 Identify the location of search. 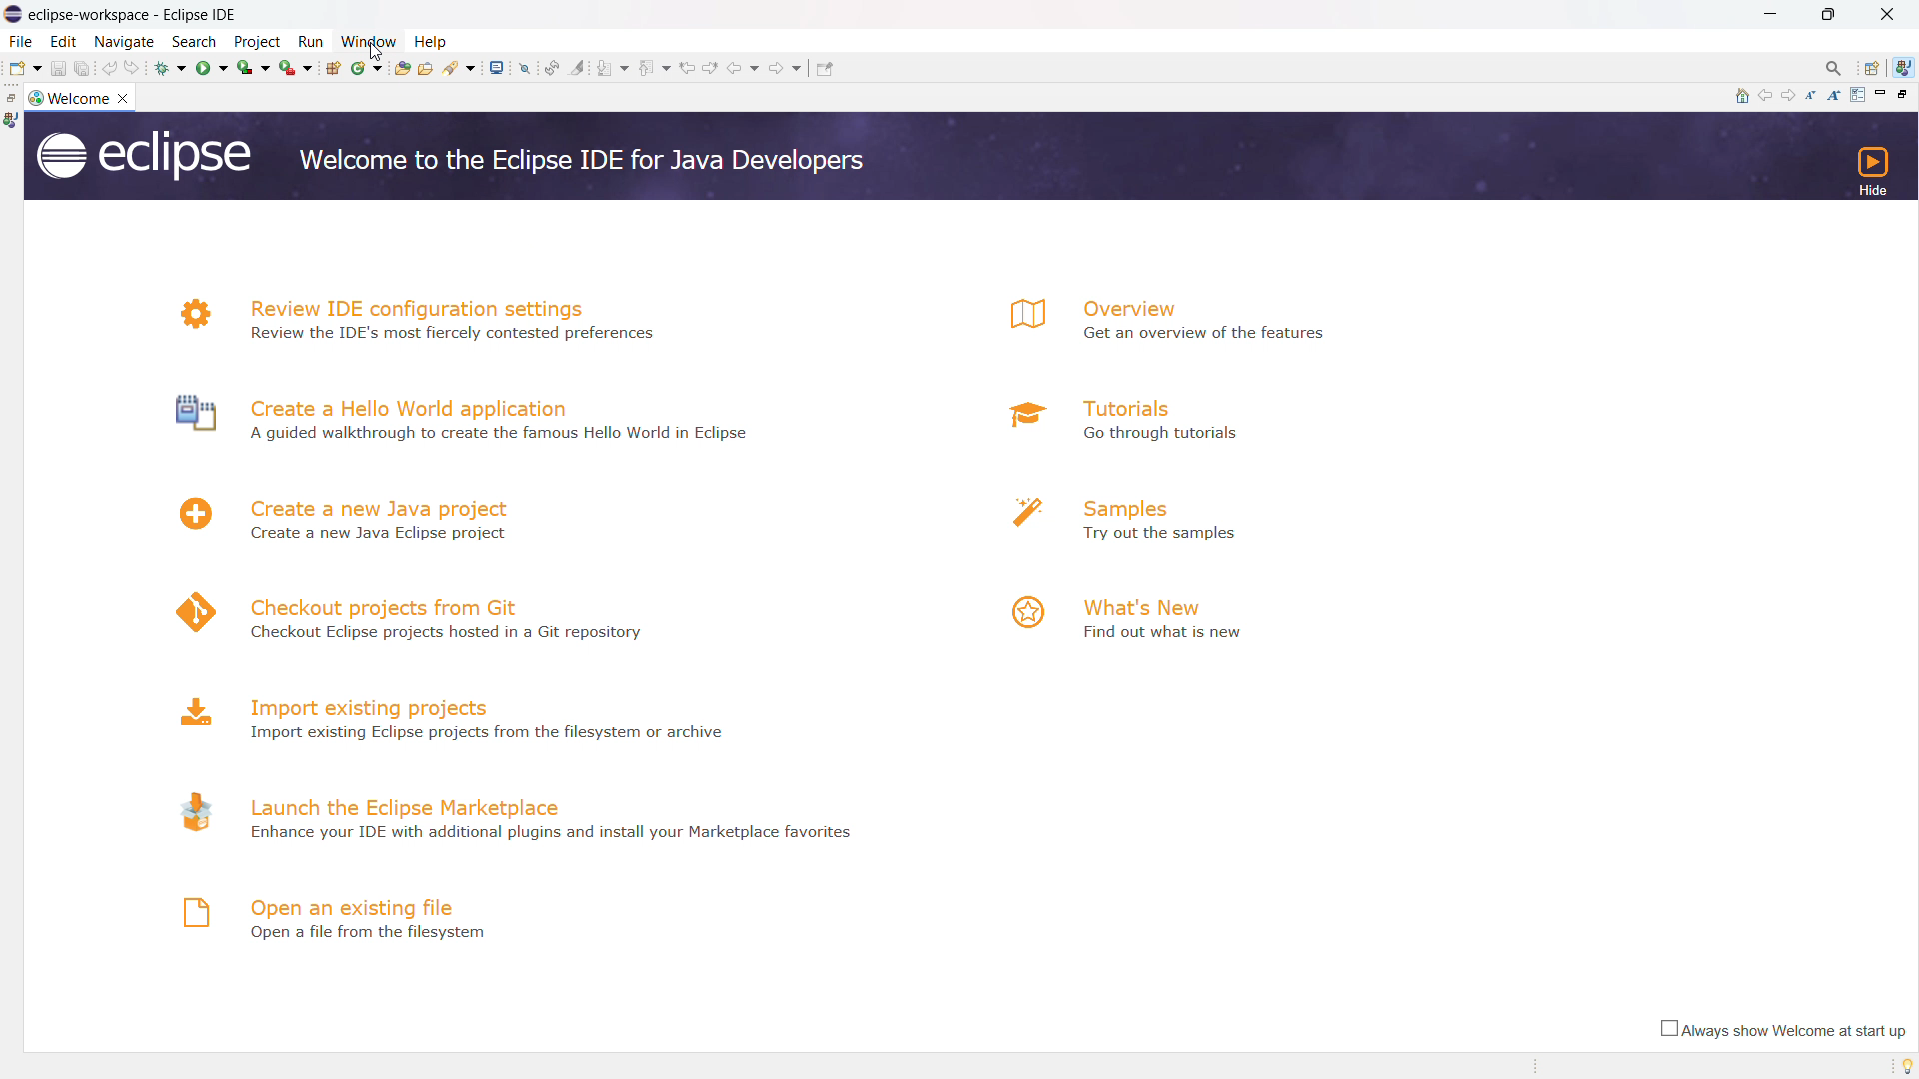
(459, 68).